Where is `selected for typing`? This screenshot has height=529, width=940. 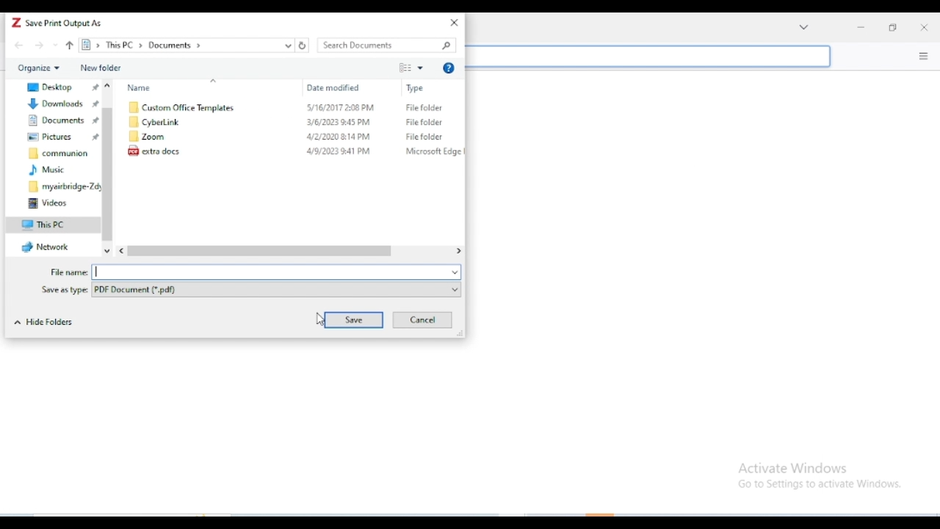 selected for typing is located at coordinates (278, 272).